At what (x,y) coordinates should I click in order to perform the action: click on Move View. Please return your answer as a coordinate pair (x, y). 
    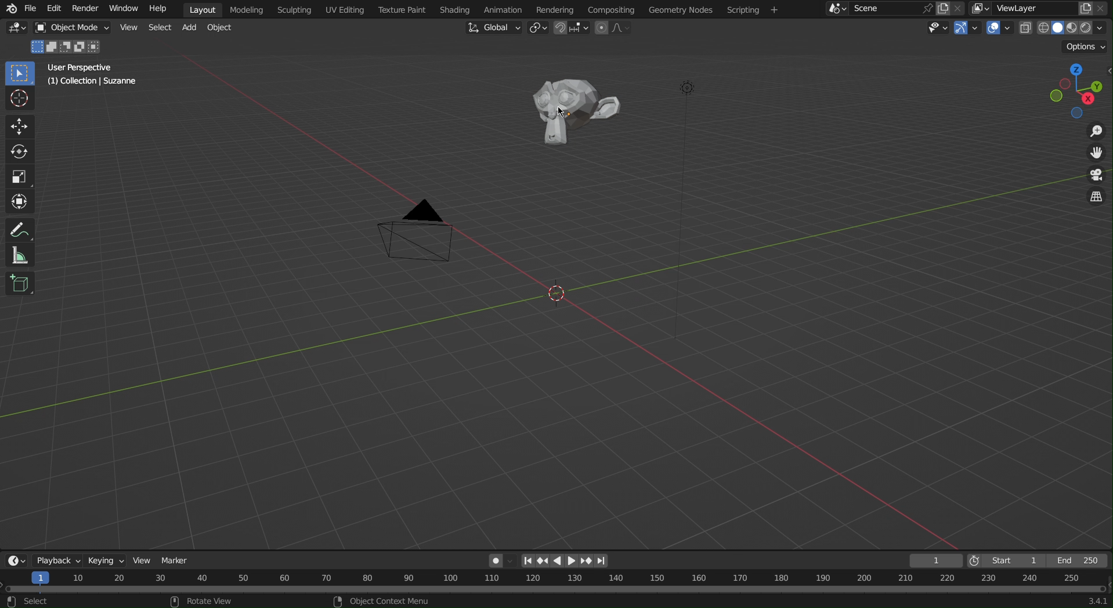
    Looking at the image, I should click on (1095, 153).